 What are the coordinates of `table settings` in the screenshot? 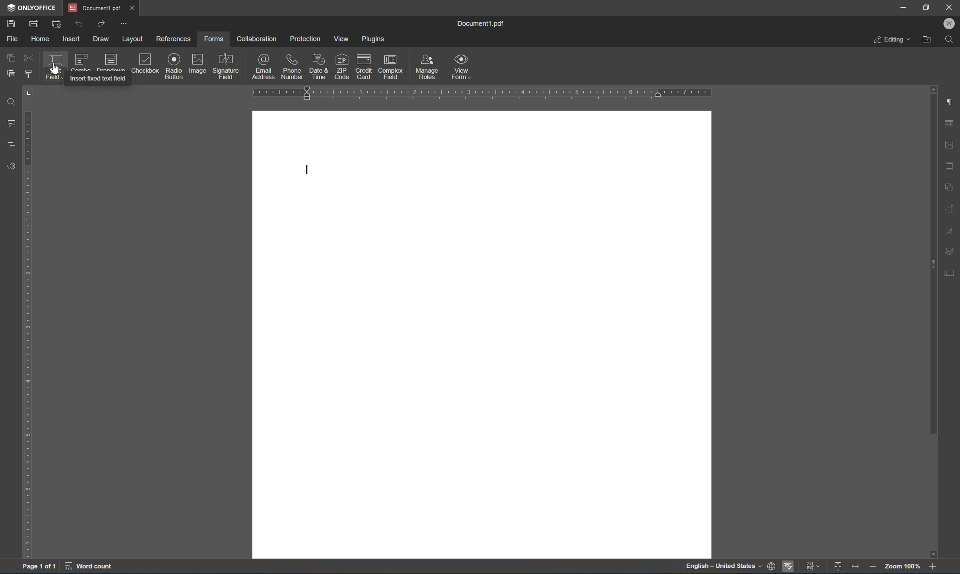 It's located at (949, 124).